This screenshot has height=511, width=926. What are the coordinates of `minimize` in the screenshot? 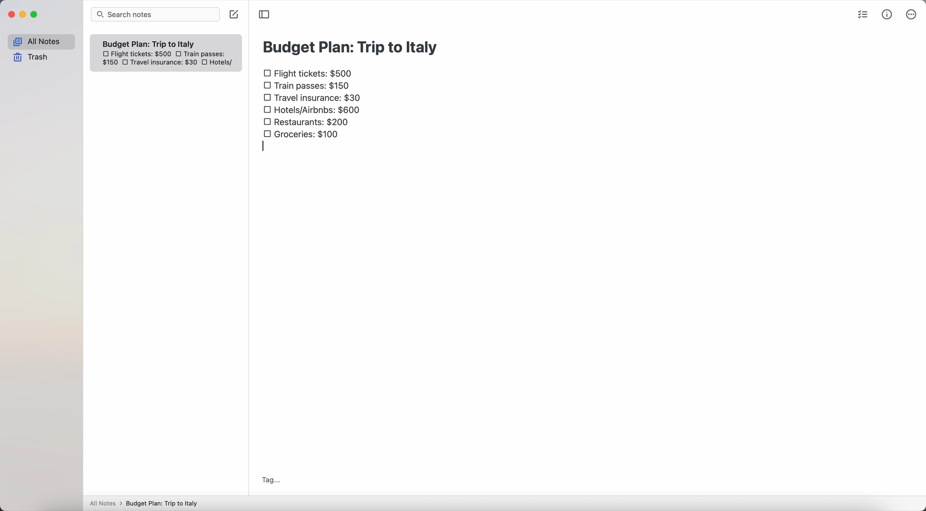 It's located at (25, 15).